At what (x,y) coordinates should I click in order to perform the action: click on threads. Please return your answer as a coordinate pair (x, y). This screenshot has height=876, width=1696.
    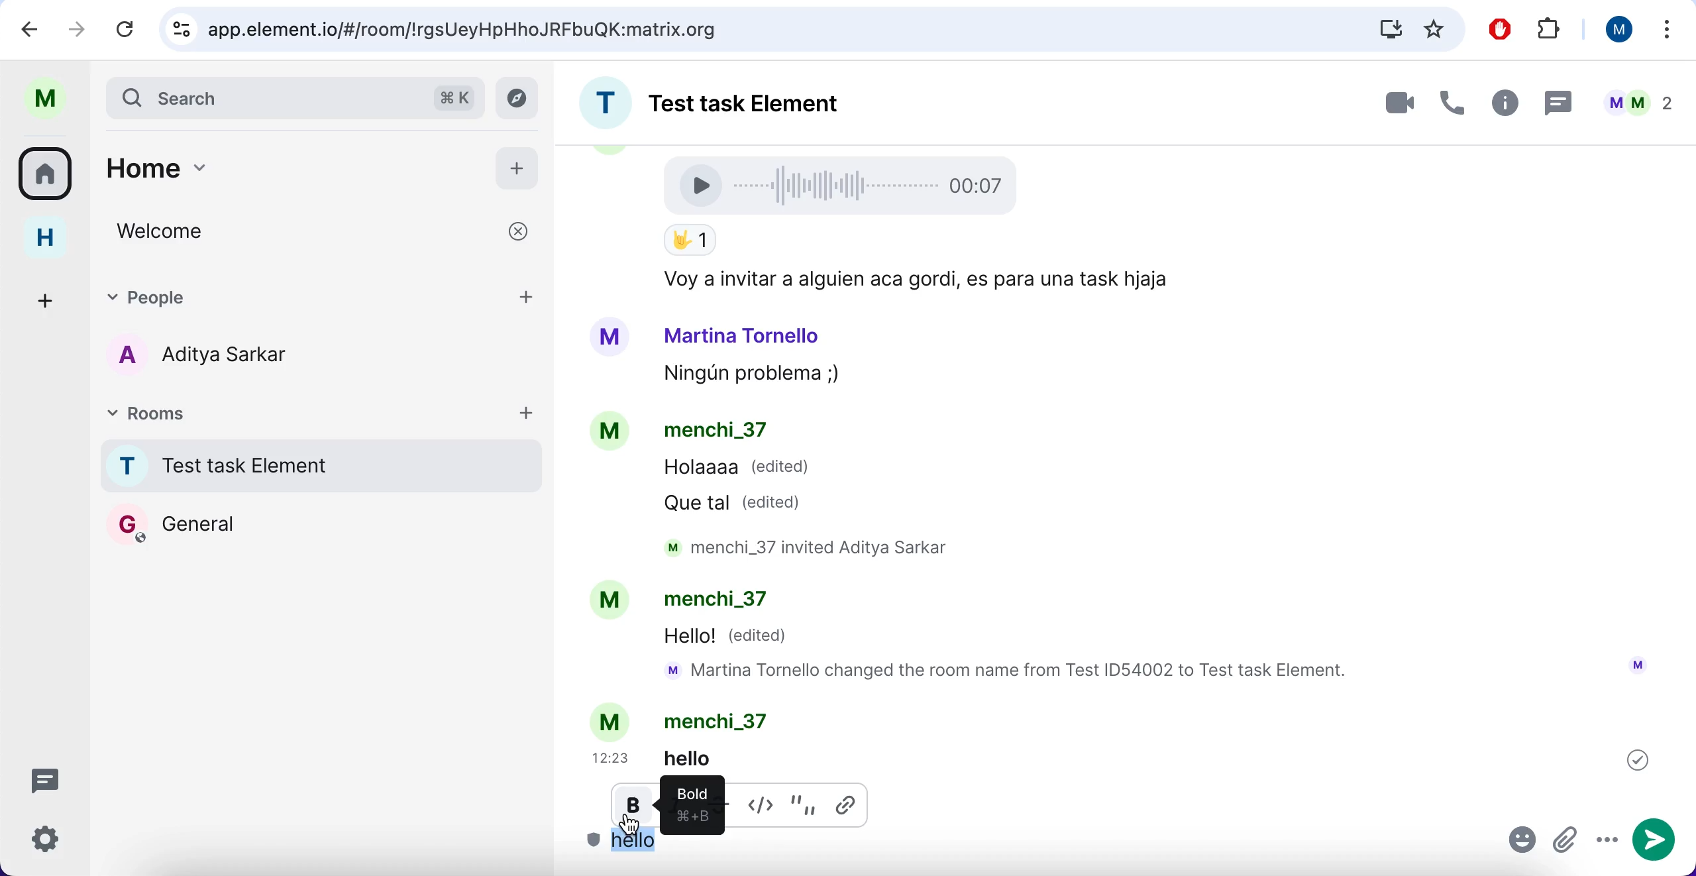
    Looking at the image, I should click on (53, 779).